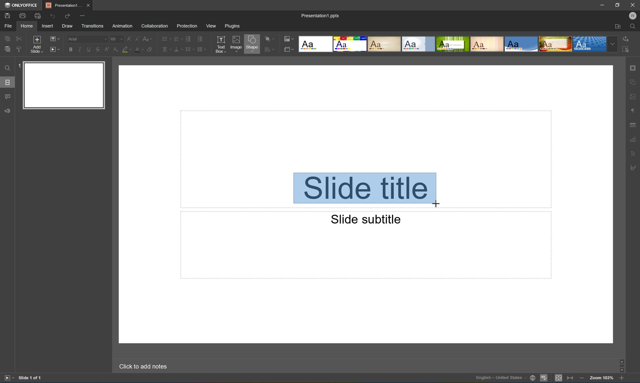 The width and height of the screenshot is (640, 383). I want to click on Cut, so click(18, 38).